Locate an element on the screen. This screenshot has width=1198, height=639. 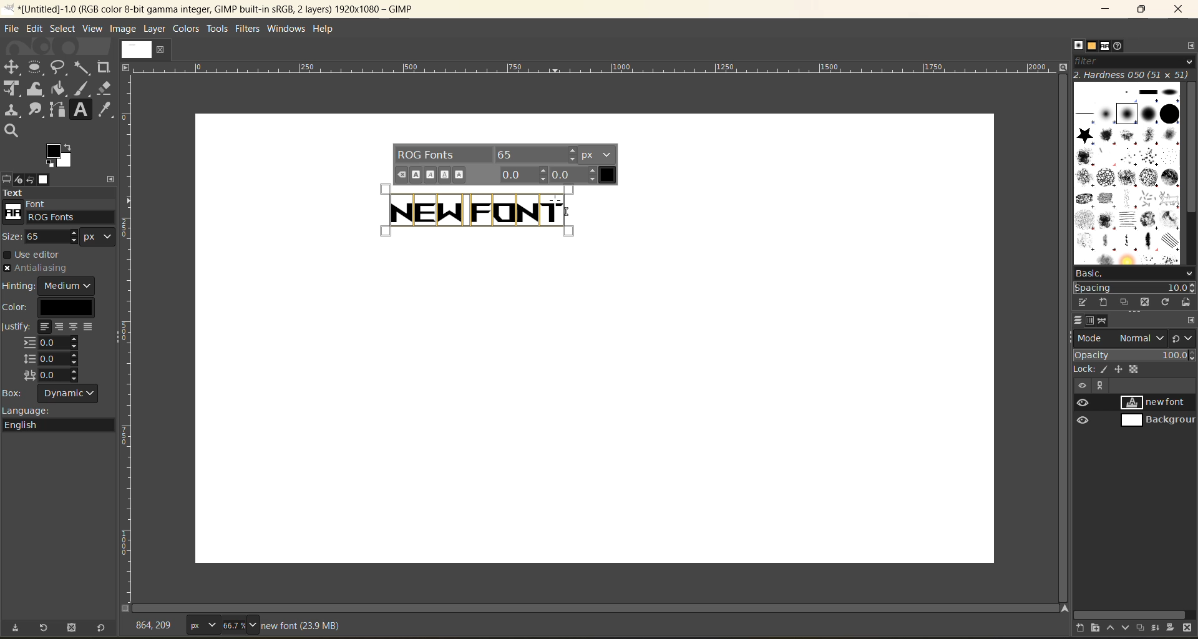
configure is located at coordinates (1191, 47).